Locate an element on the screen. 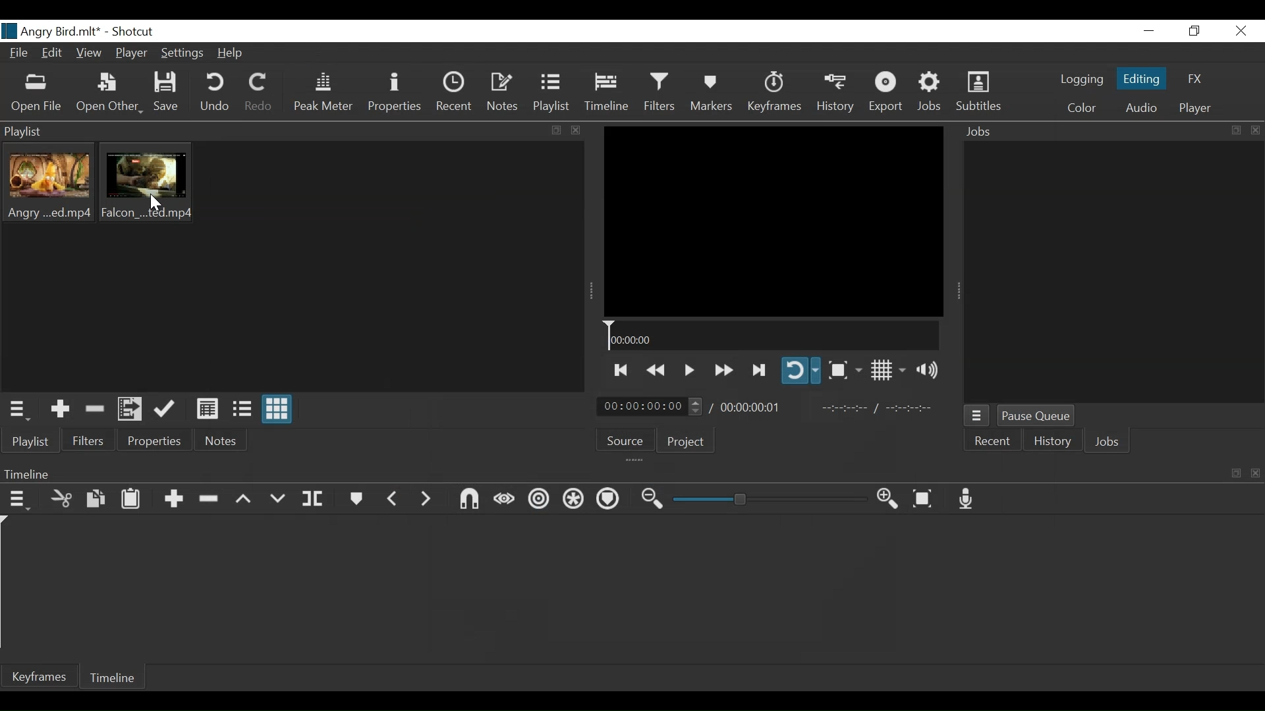  Zoom timeline out is located at coordinates (654, 499).